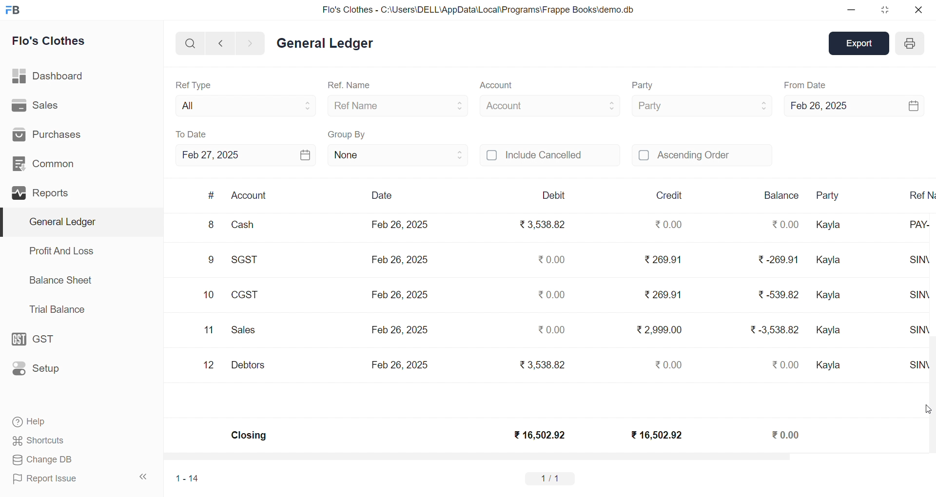  Describe the element at coordinates (381, 195) in the screenshot. I see `Date` at that location.